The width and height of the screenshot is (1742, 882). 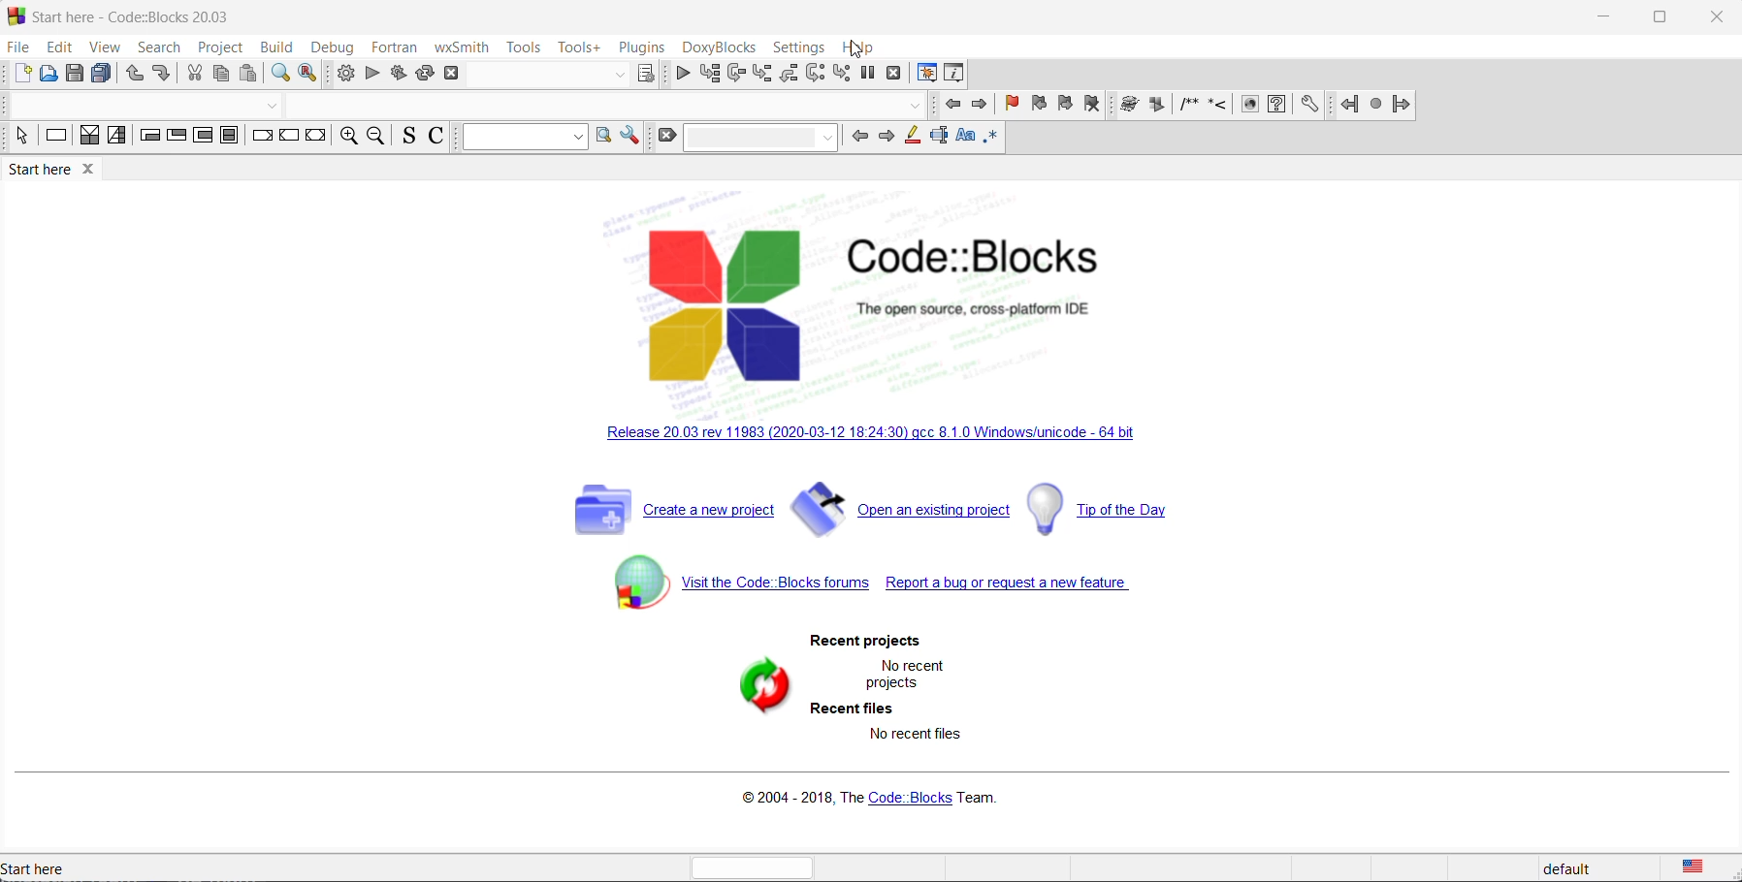 What do you see at coordinates (914, 736) in the screenshot?
I see `no recent file` at bounding box center [914, 736].